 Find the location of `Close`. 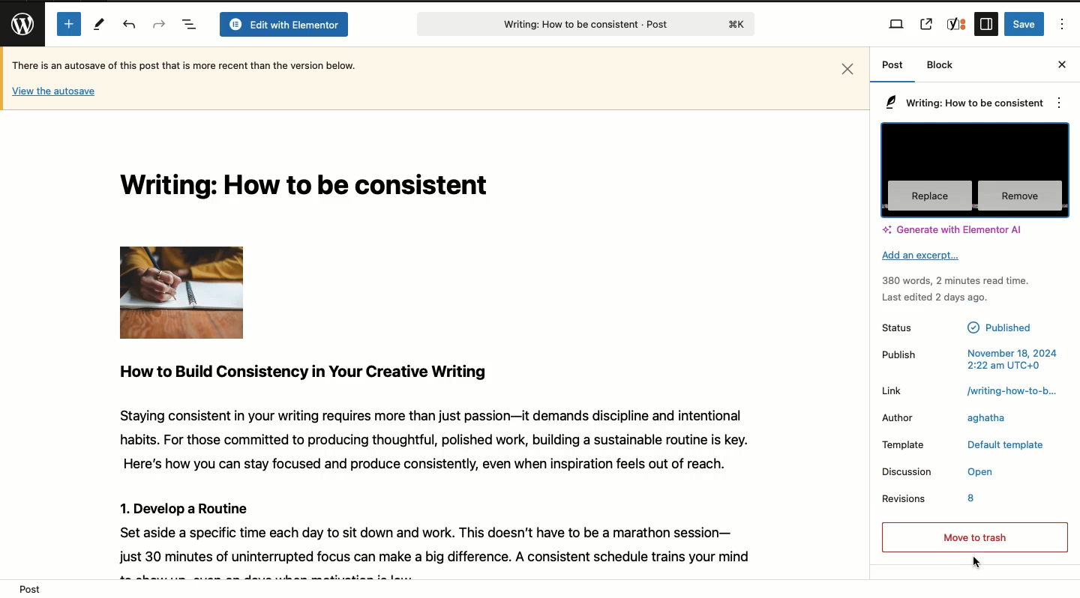

Close is located at coordinates (1062, 64).